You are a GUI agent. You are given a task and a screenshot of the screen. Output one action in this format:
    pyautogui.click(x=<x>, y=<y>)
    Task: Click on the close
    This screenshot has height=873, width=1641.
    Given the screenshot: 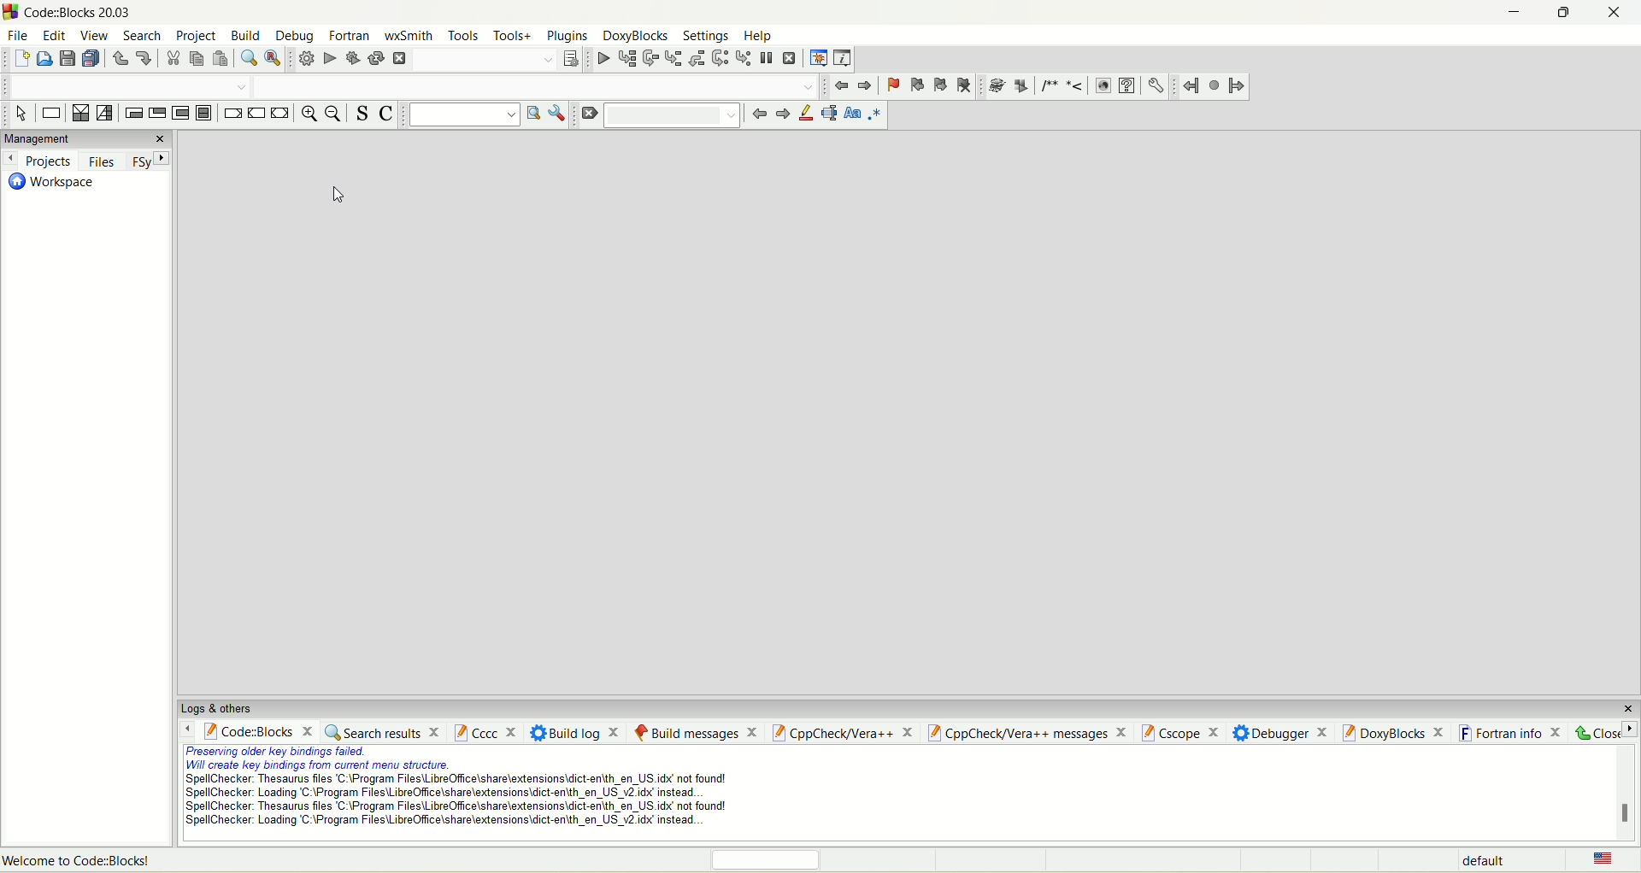 What is the action you would take?
    pyautogui.click(x=1603, y=730)
    